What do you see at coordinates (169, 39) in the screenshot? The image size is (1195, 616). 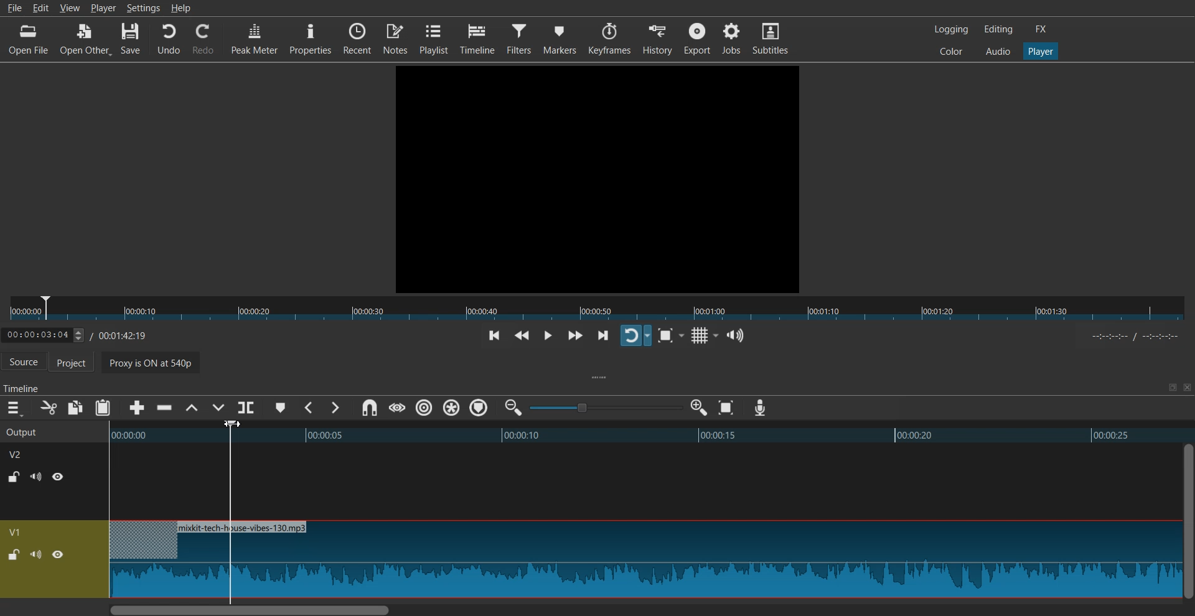 I see `Undo` at bounding box center [169, 39].